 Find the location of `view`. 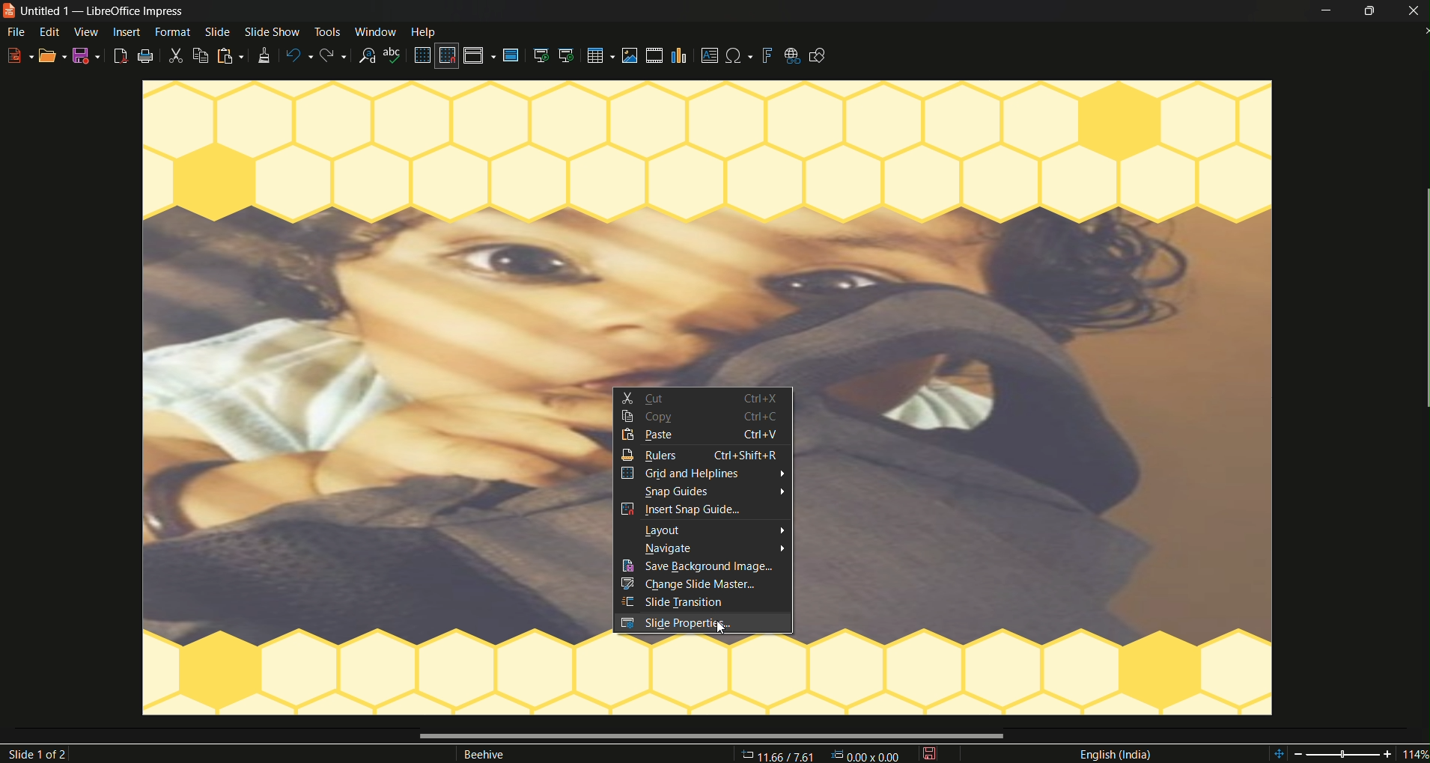

view is located at coordinates (87, 32).